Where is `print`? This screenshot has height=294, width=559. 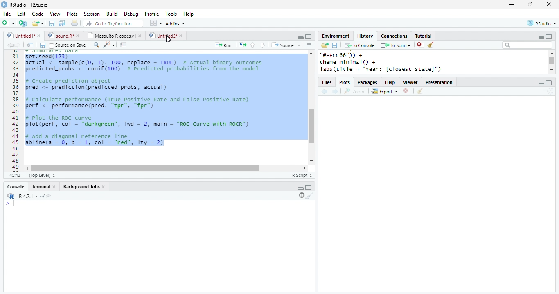
print is located at coordinates (75, 23).